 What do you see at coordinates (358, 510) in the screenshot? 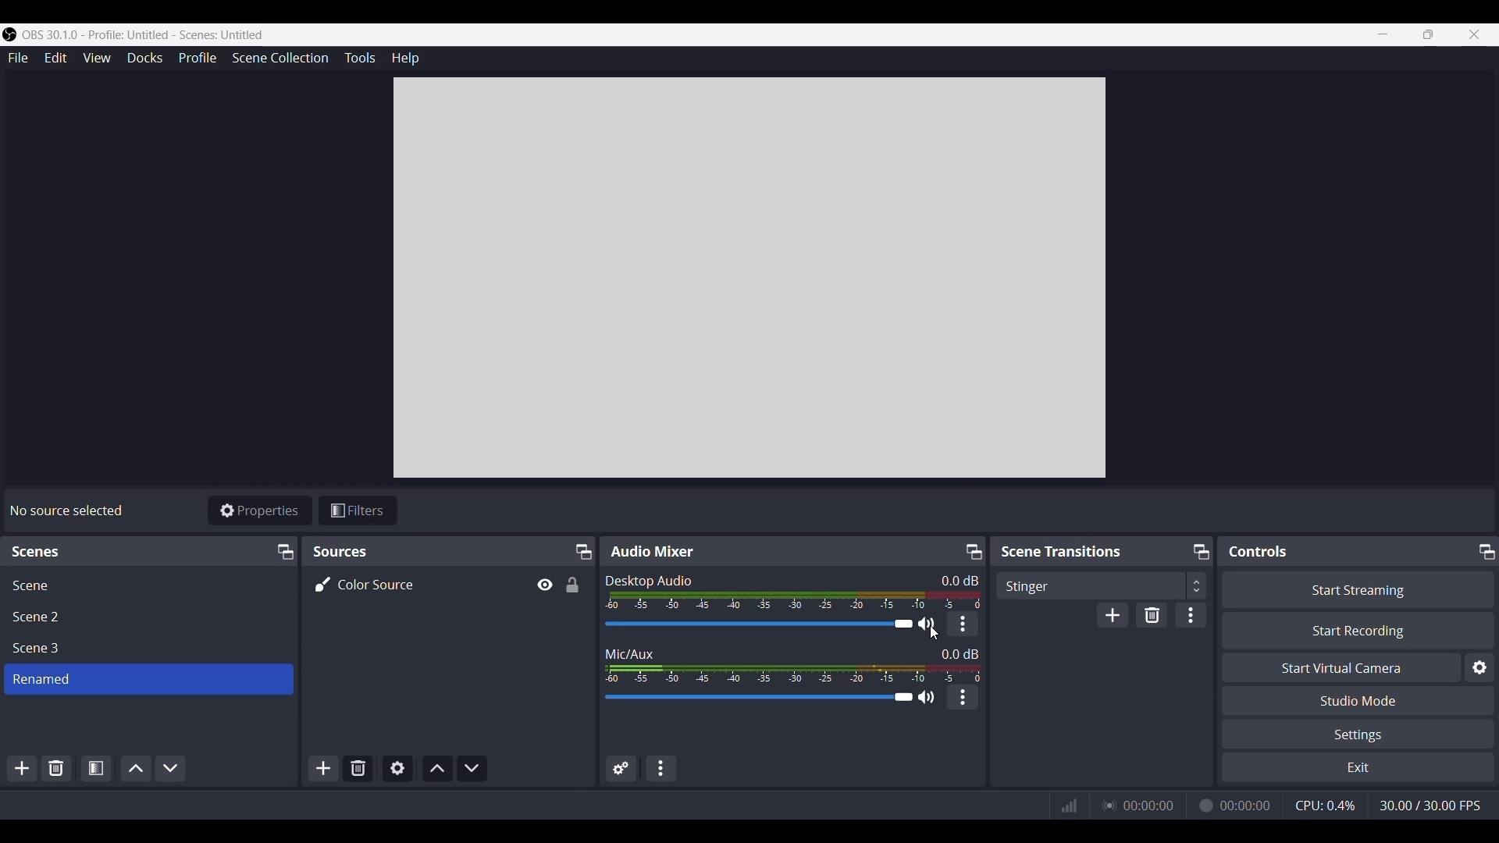
I see `Filters` at bounding box center [358, 510].